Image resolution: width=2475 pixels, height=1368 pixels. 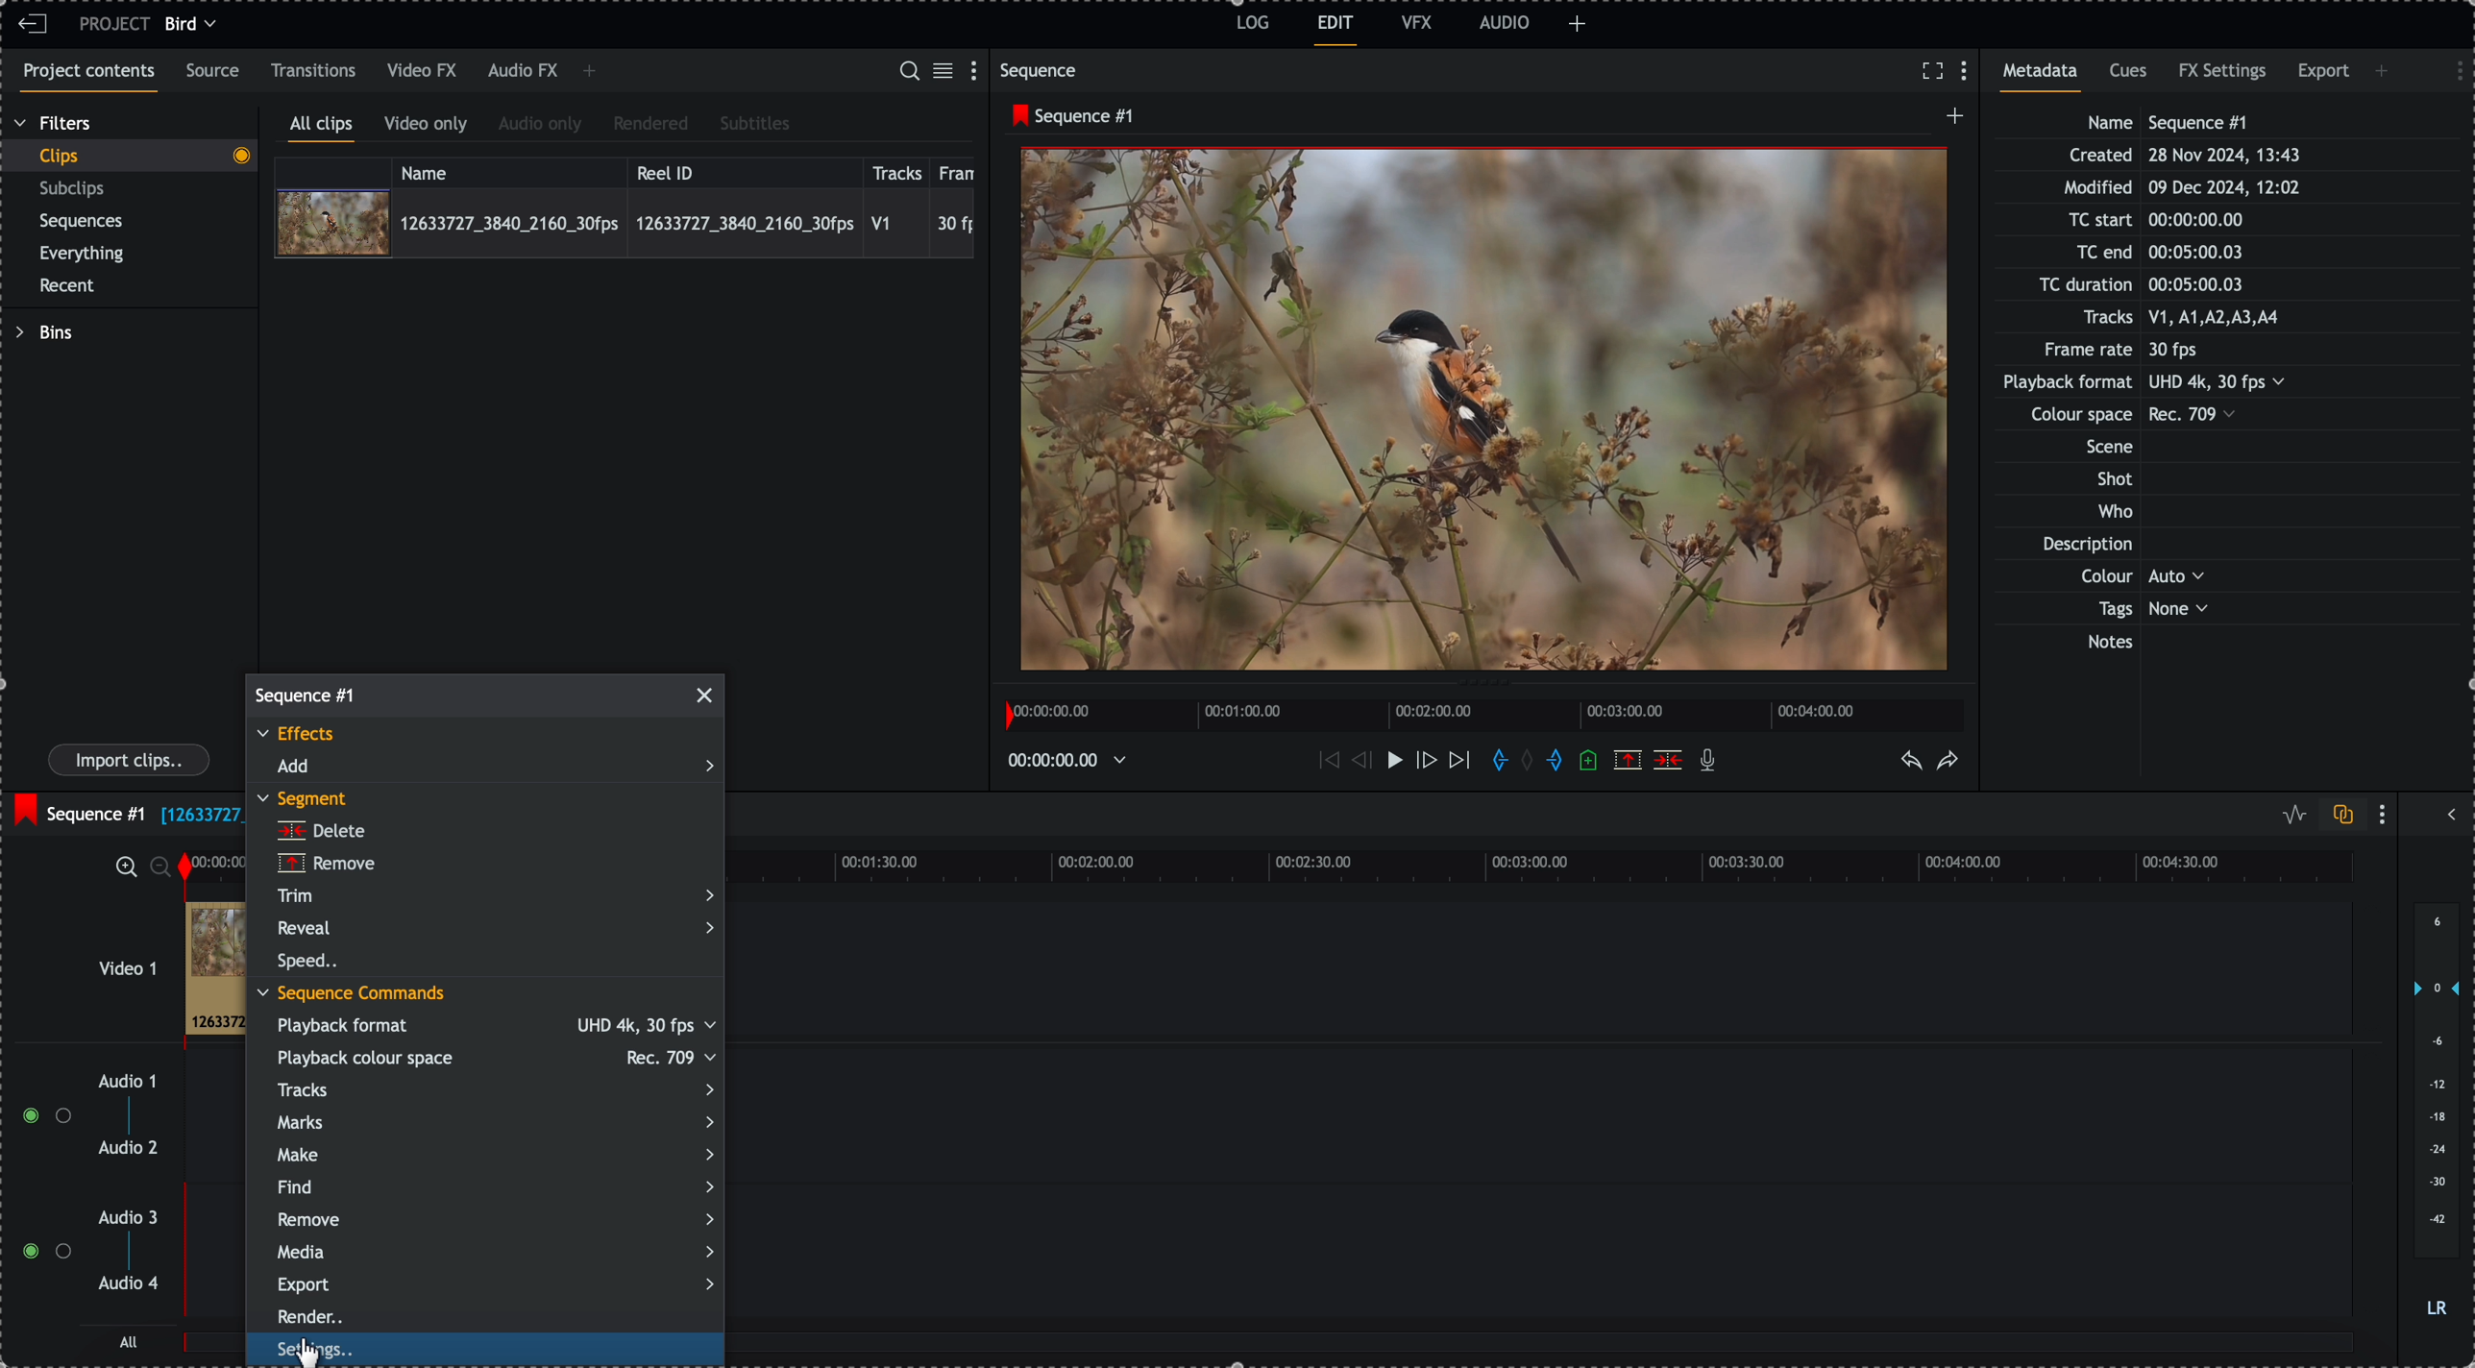 I want to click on effects, so click(x=301, y=736).